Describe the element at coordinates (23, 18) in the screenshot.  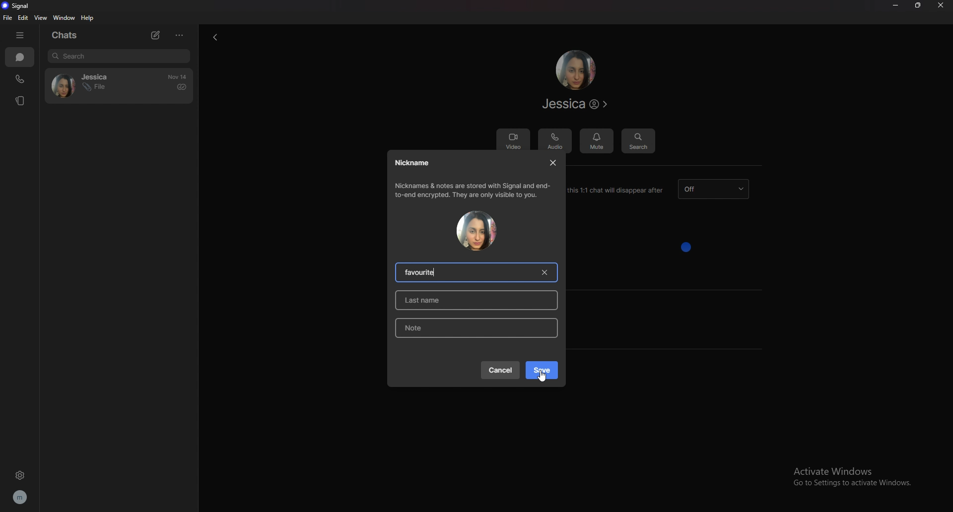
I see `edit` at that location.